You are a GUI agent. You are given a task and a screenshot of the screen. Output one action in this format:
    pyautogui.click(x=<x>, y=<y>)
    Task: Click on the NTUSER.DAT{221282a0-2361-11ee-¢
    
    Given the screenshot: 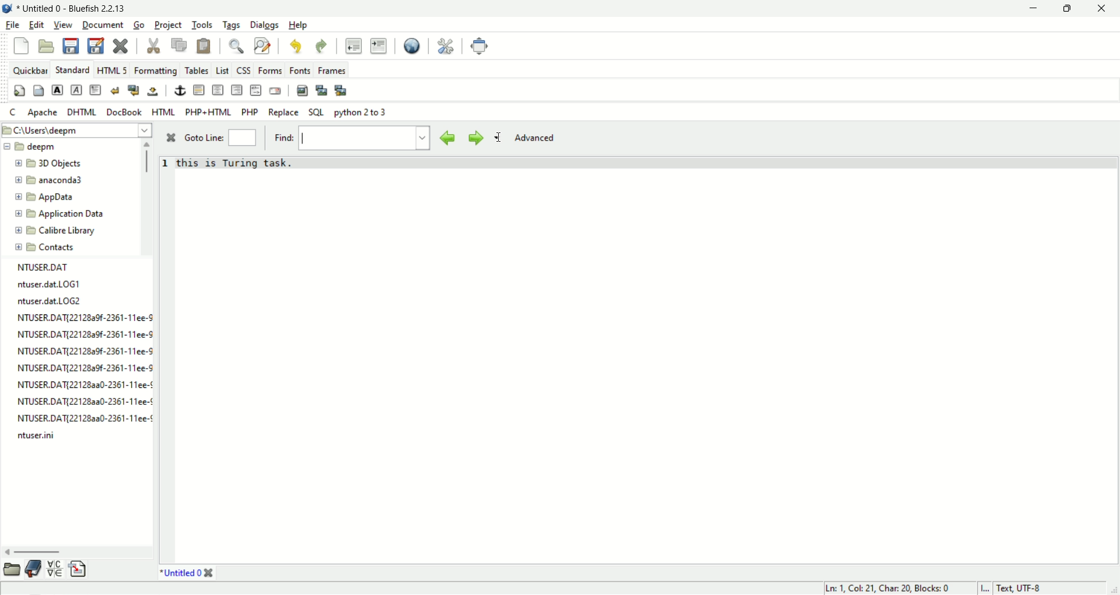 What is the action you would take?
    pyautogui.click(x=79, y=386)
    